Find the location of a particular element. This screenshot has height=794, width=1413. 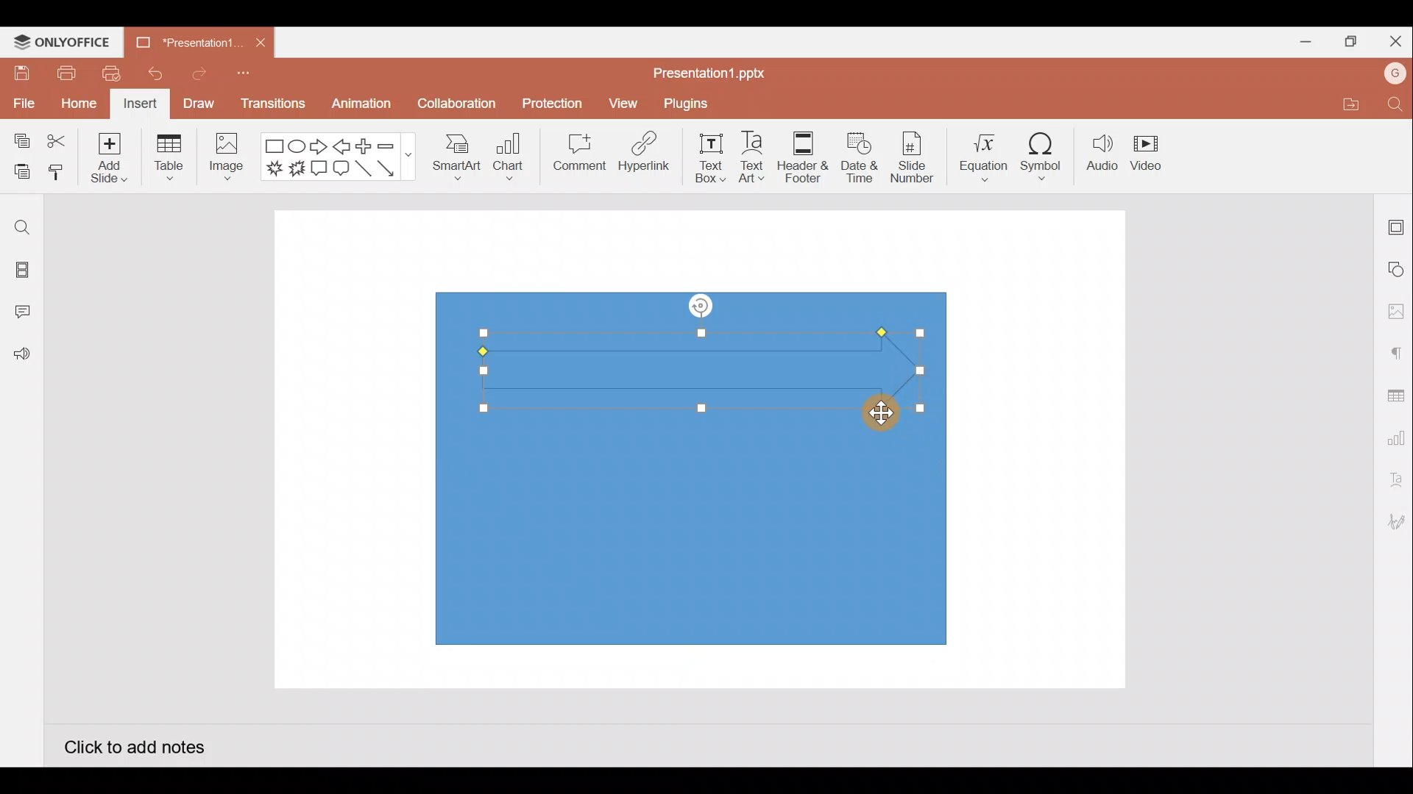

Paragraph settings is located at coordinates (1395, 351).